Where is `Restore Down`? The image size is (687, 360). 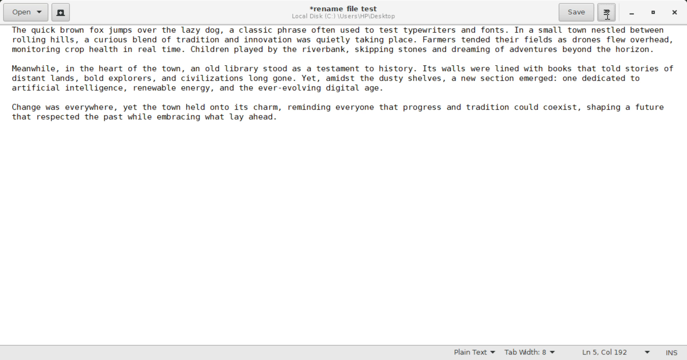
Restore Down is located at coordinates (631, 12).